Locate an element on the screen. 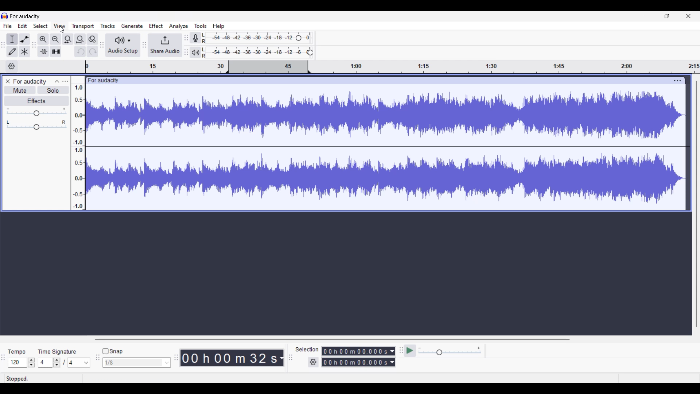  Zoom in is located at coordinates (43, 39).